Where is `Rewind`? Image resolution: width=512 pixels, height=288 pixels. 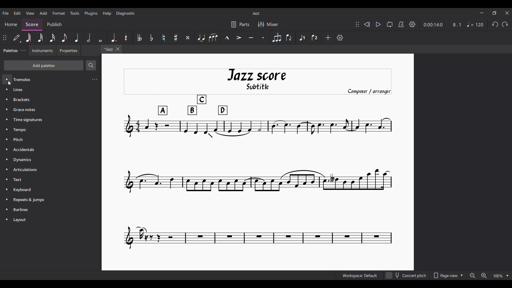
Rewind is located at coordinates (367, 24).